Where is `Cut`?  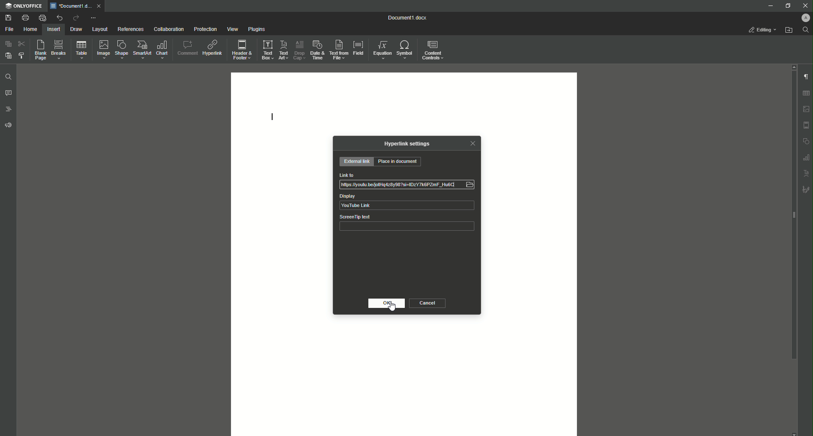
Cut is located at coordinates (21, 44).